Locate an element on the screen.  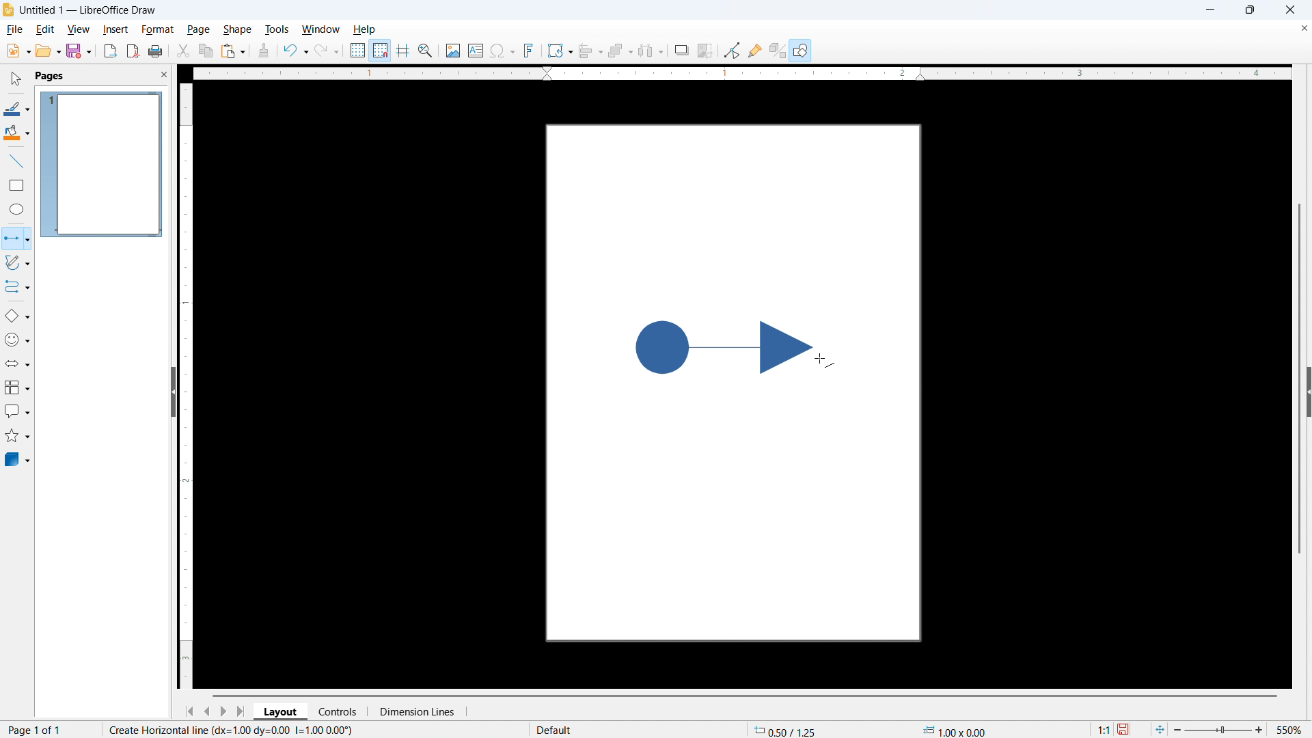
align  is located at coordinates (591, 51).